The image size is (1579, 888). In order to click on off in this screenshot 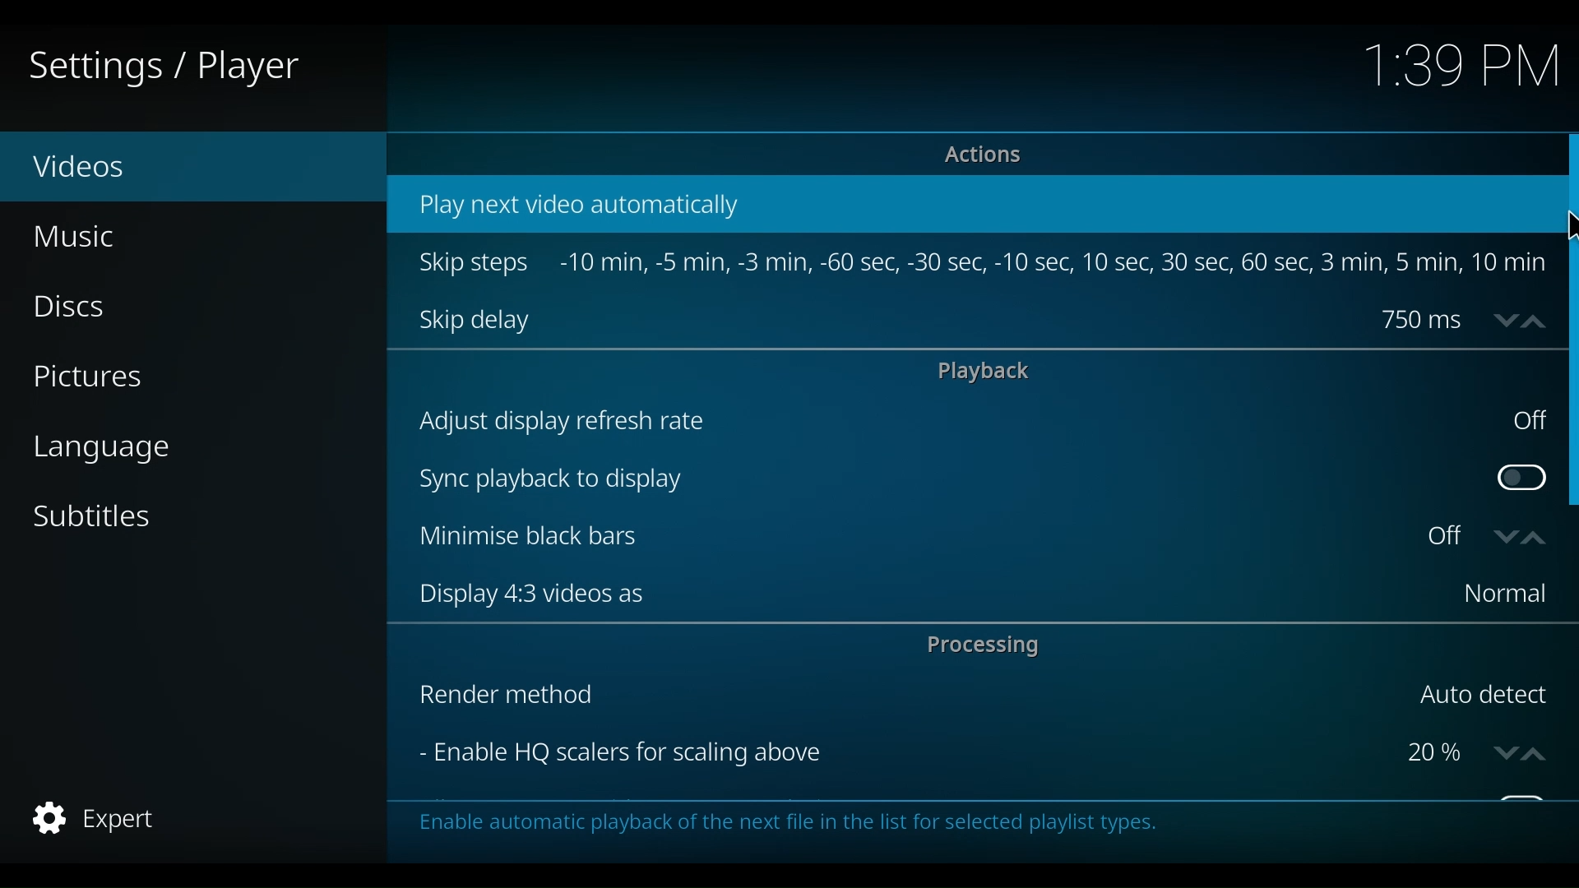, I will do `click(1530, 425)`.